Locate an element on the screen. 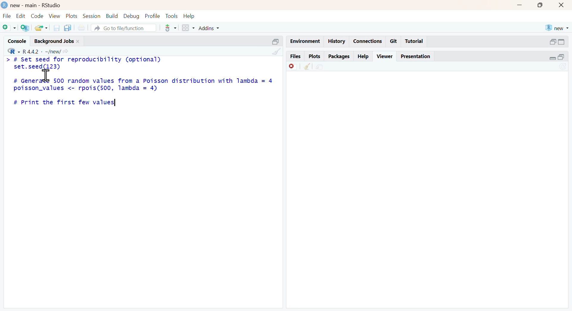 This screenshot has height=311, width=572. packages is located at coordinates (339, 57).